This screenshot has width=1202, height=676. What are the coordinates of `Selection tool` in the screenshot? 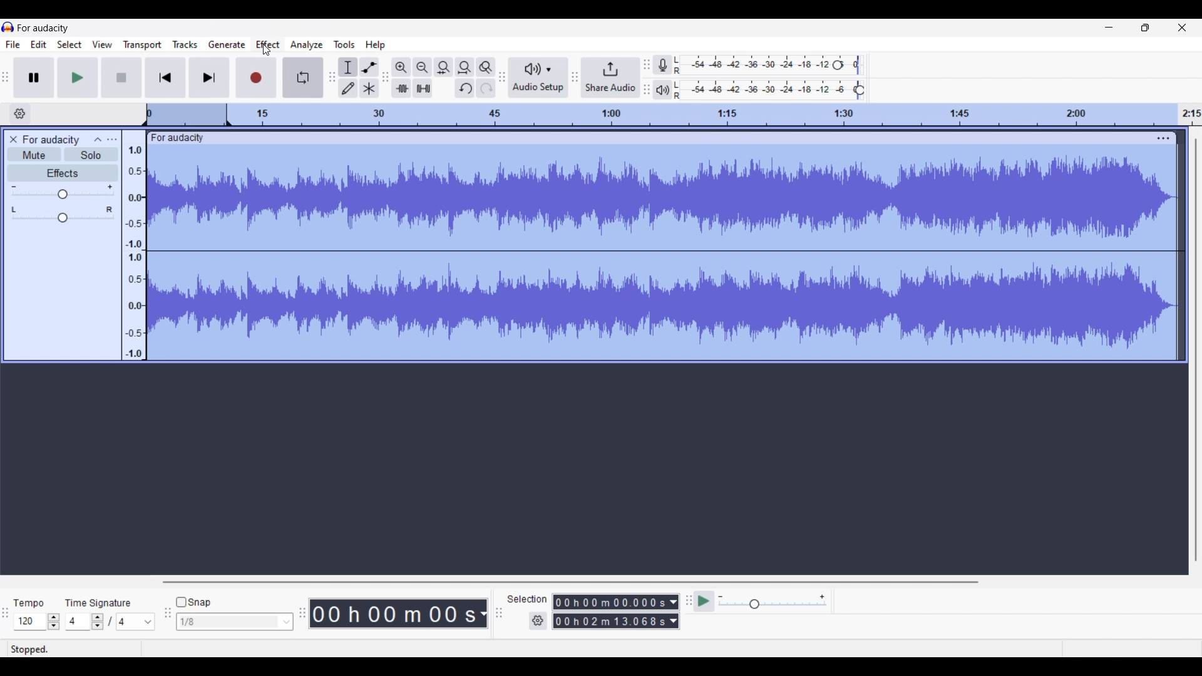 It's located at (349, 67).